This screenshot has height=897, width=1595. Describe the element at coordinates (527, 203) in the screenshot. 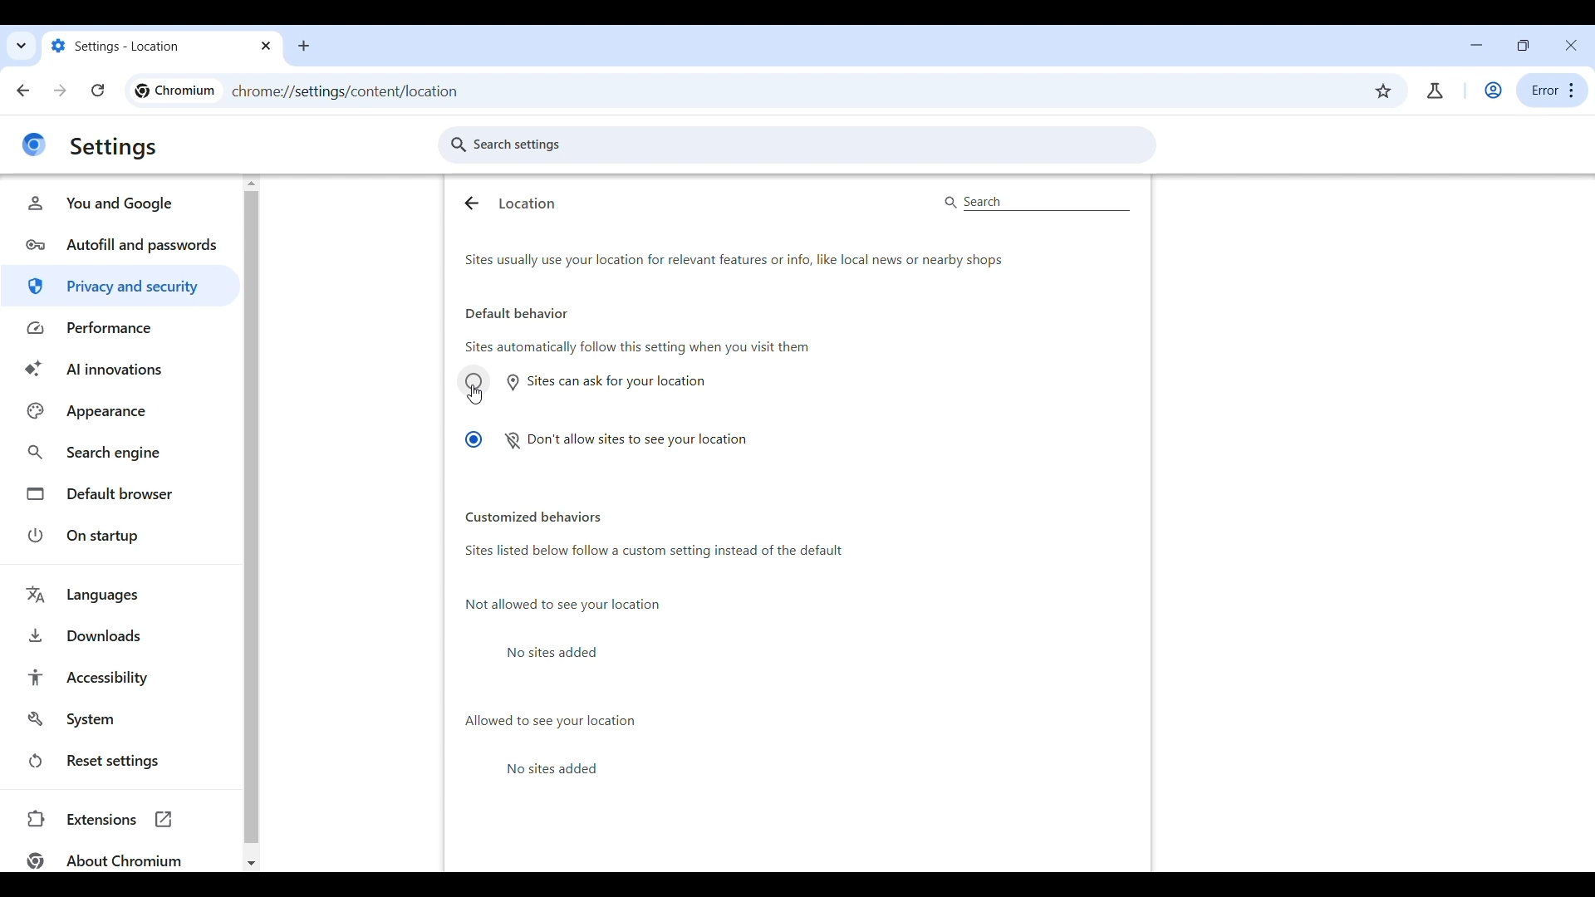

I see `location` at that location.